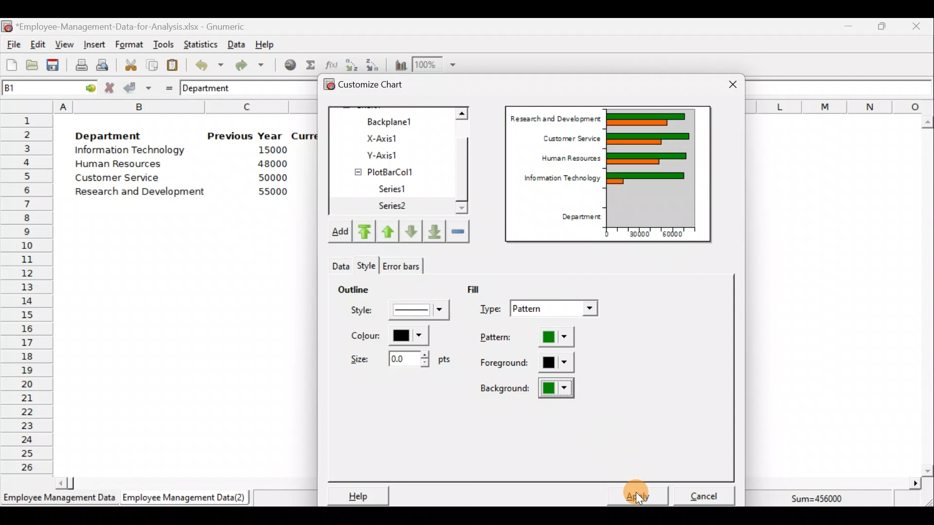  Describe the element at coordinates (393, 169) in the screenshot. I see `PlotBarCol1` at that location.